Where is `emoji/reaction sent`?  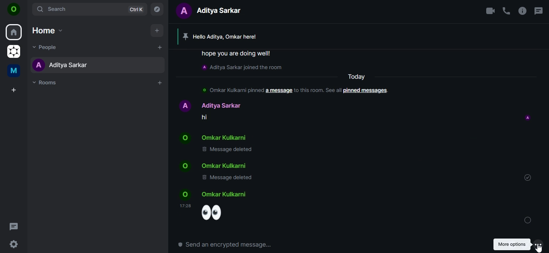
emoji/reaction sent is located at coordinates (217, 207).